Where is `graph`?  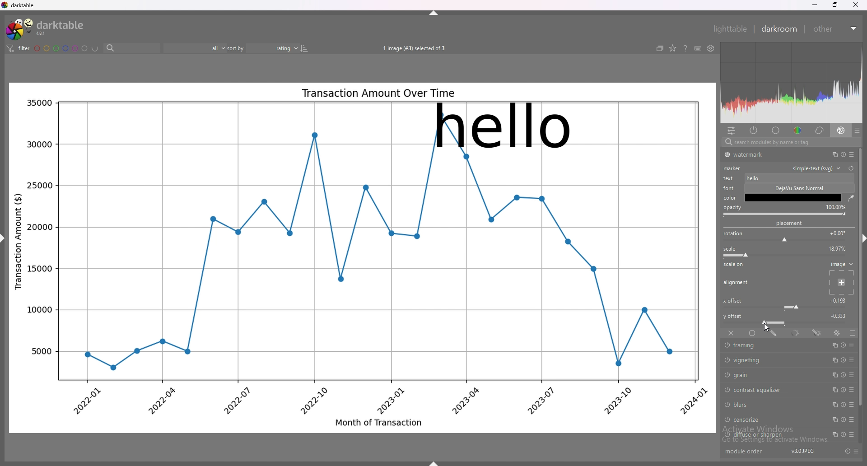
graph is located at coordinates (218, 116).